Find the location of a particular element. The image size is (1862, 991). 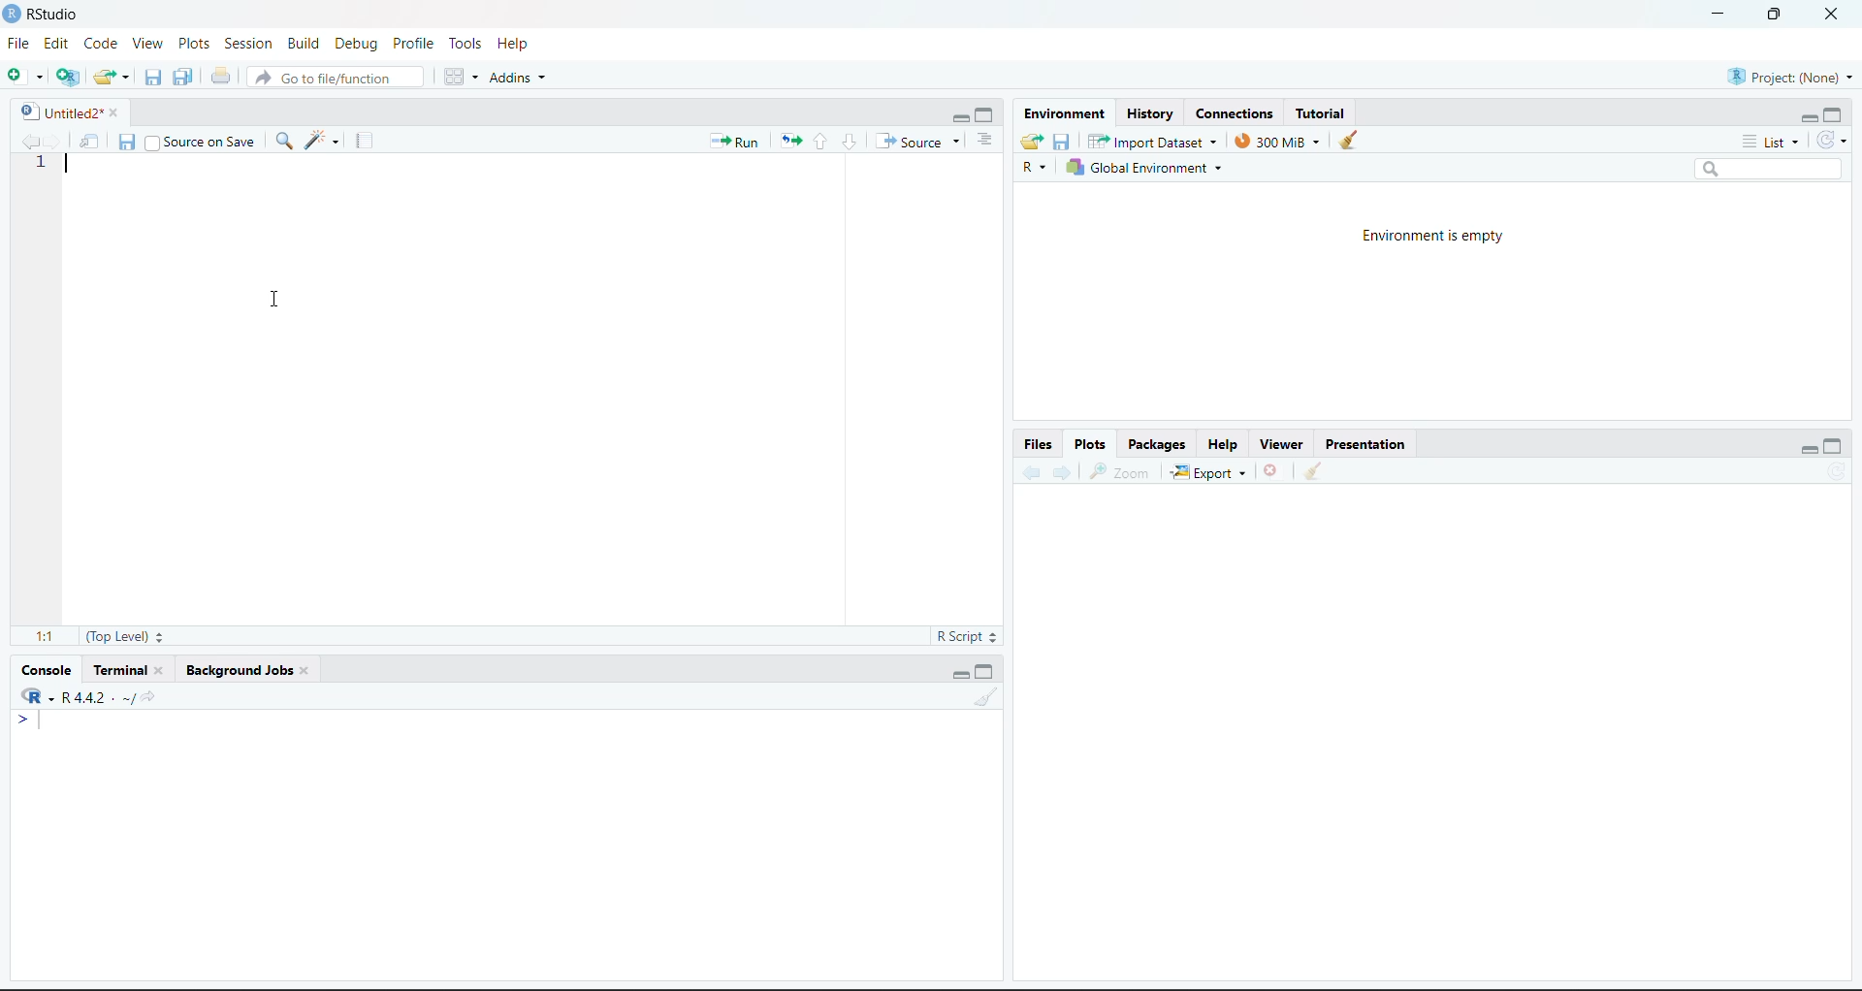

go to next section/chunk is located at coordinates (848, 143).